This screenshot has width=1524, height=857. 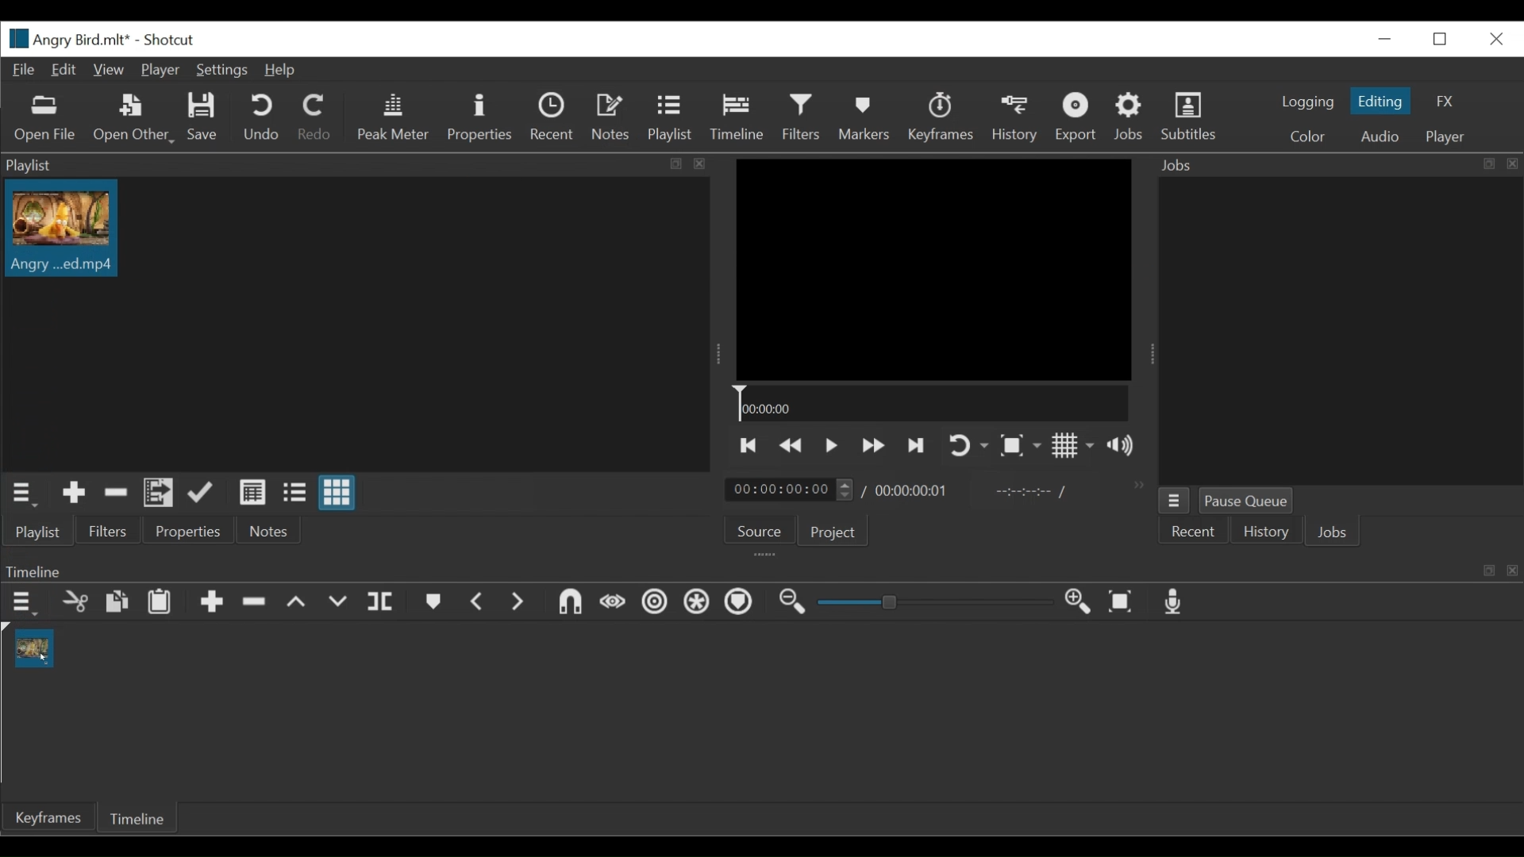 I want to click on logging, so click(x=1308, y=102).